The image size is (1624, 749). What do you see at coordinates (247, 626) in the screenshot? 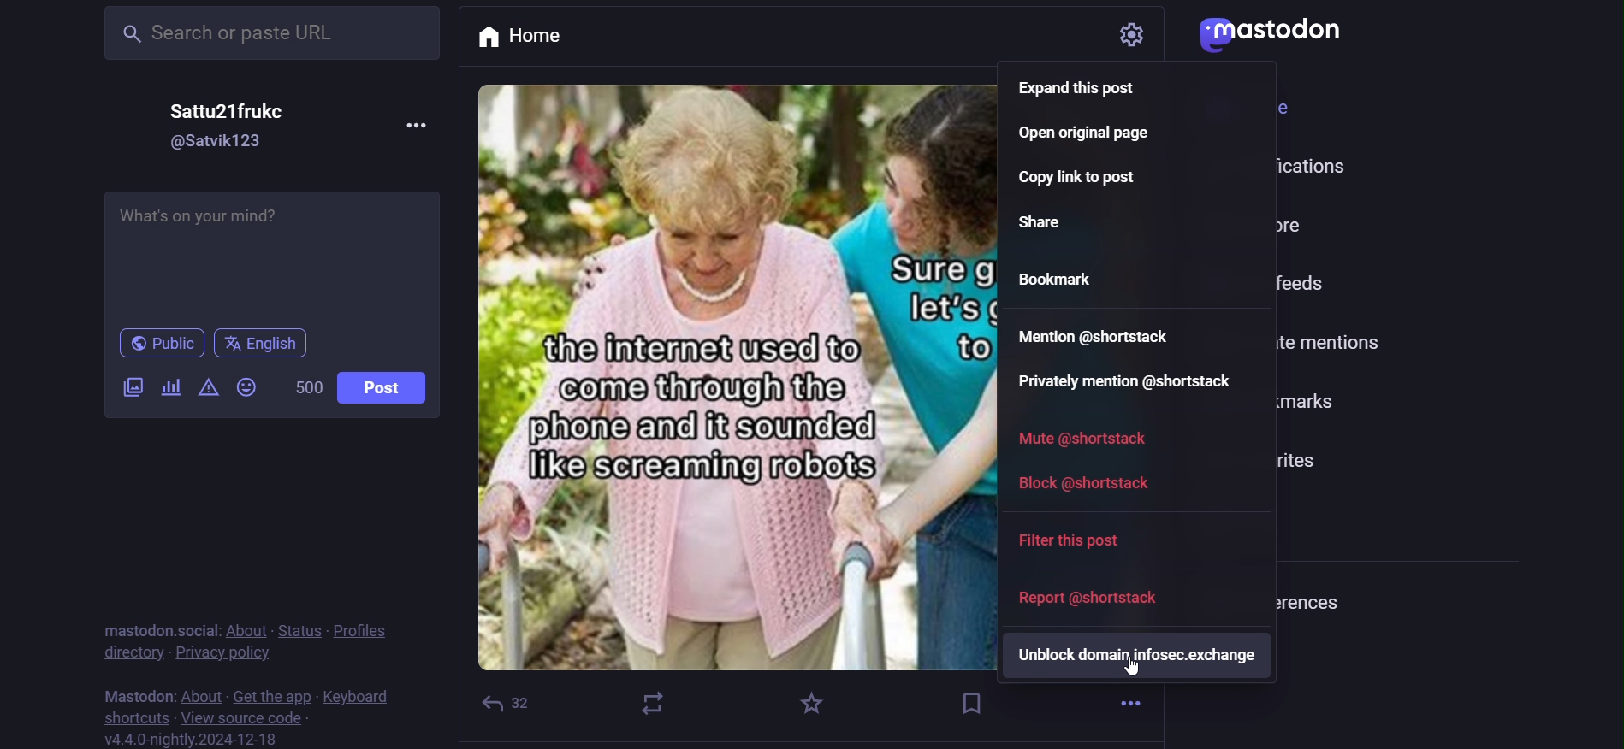
I see `about` at bounding box center [247, 626].